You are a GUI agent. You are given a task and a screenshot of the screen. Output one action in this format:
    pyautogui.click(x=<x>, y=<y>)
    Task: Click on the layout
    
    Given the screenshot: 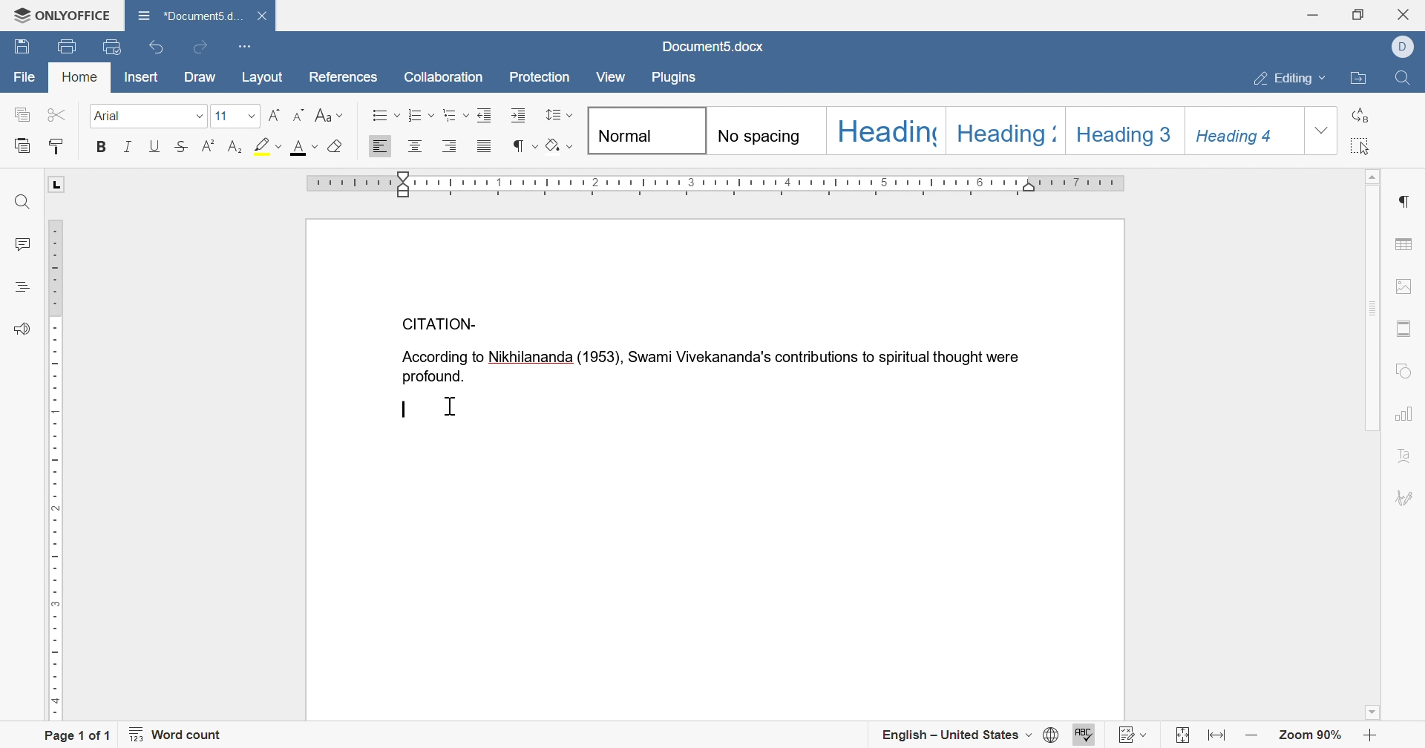 What is the action you would take?
    pyautogui.click(x=261, y=80)
    